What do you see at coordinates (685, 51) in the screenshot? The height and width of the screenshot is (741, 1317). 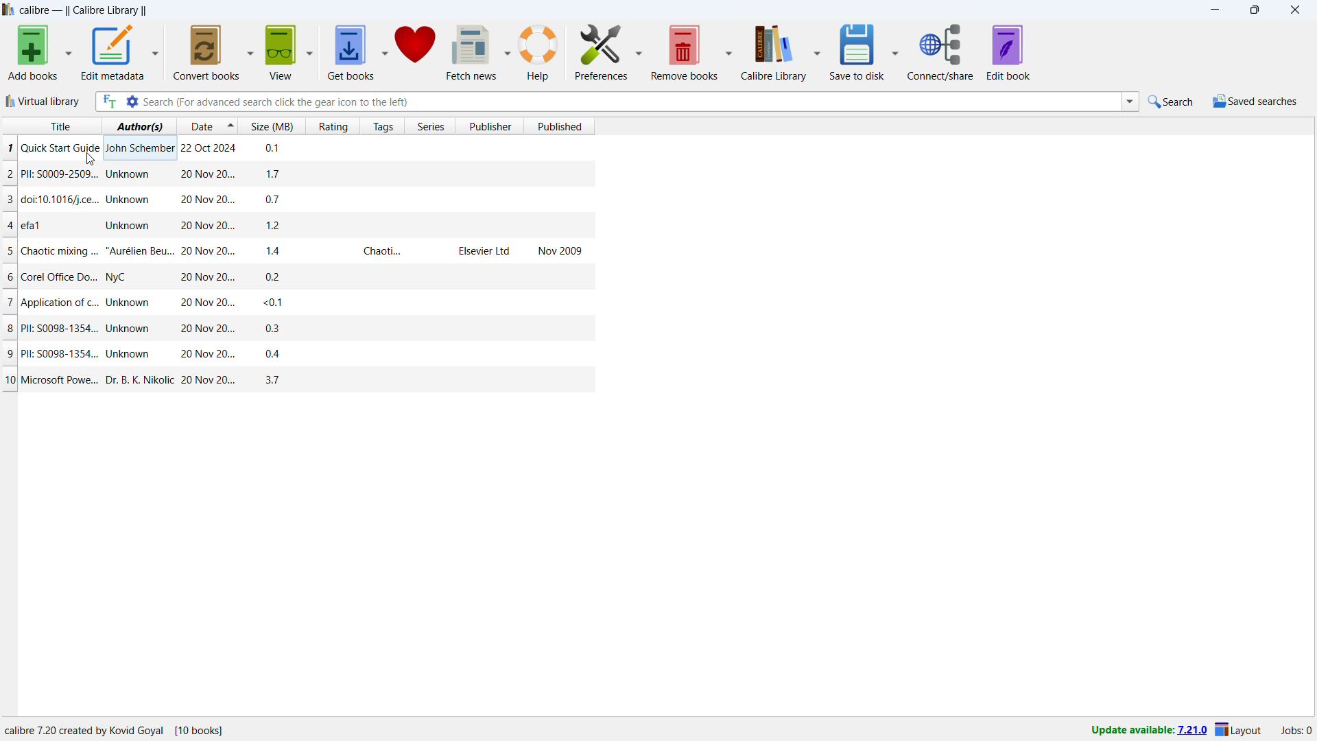 I see `remove books` at bounding box center [685, 51].